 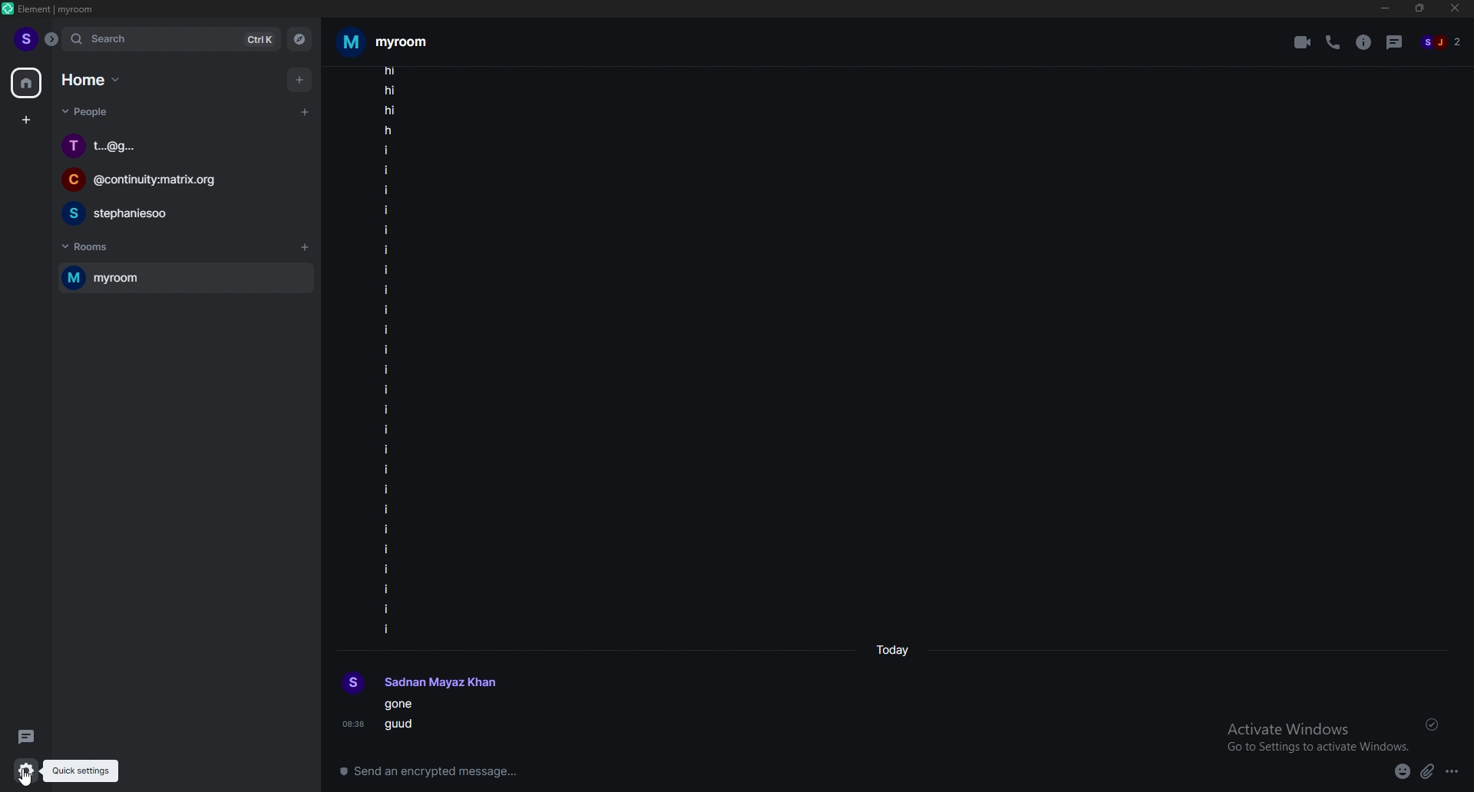 What do you see at coordinates (171, 39) in the screenshot?
I see `search bar` at bounding box center [171, 39].